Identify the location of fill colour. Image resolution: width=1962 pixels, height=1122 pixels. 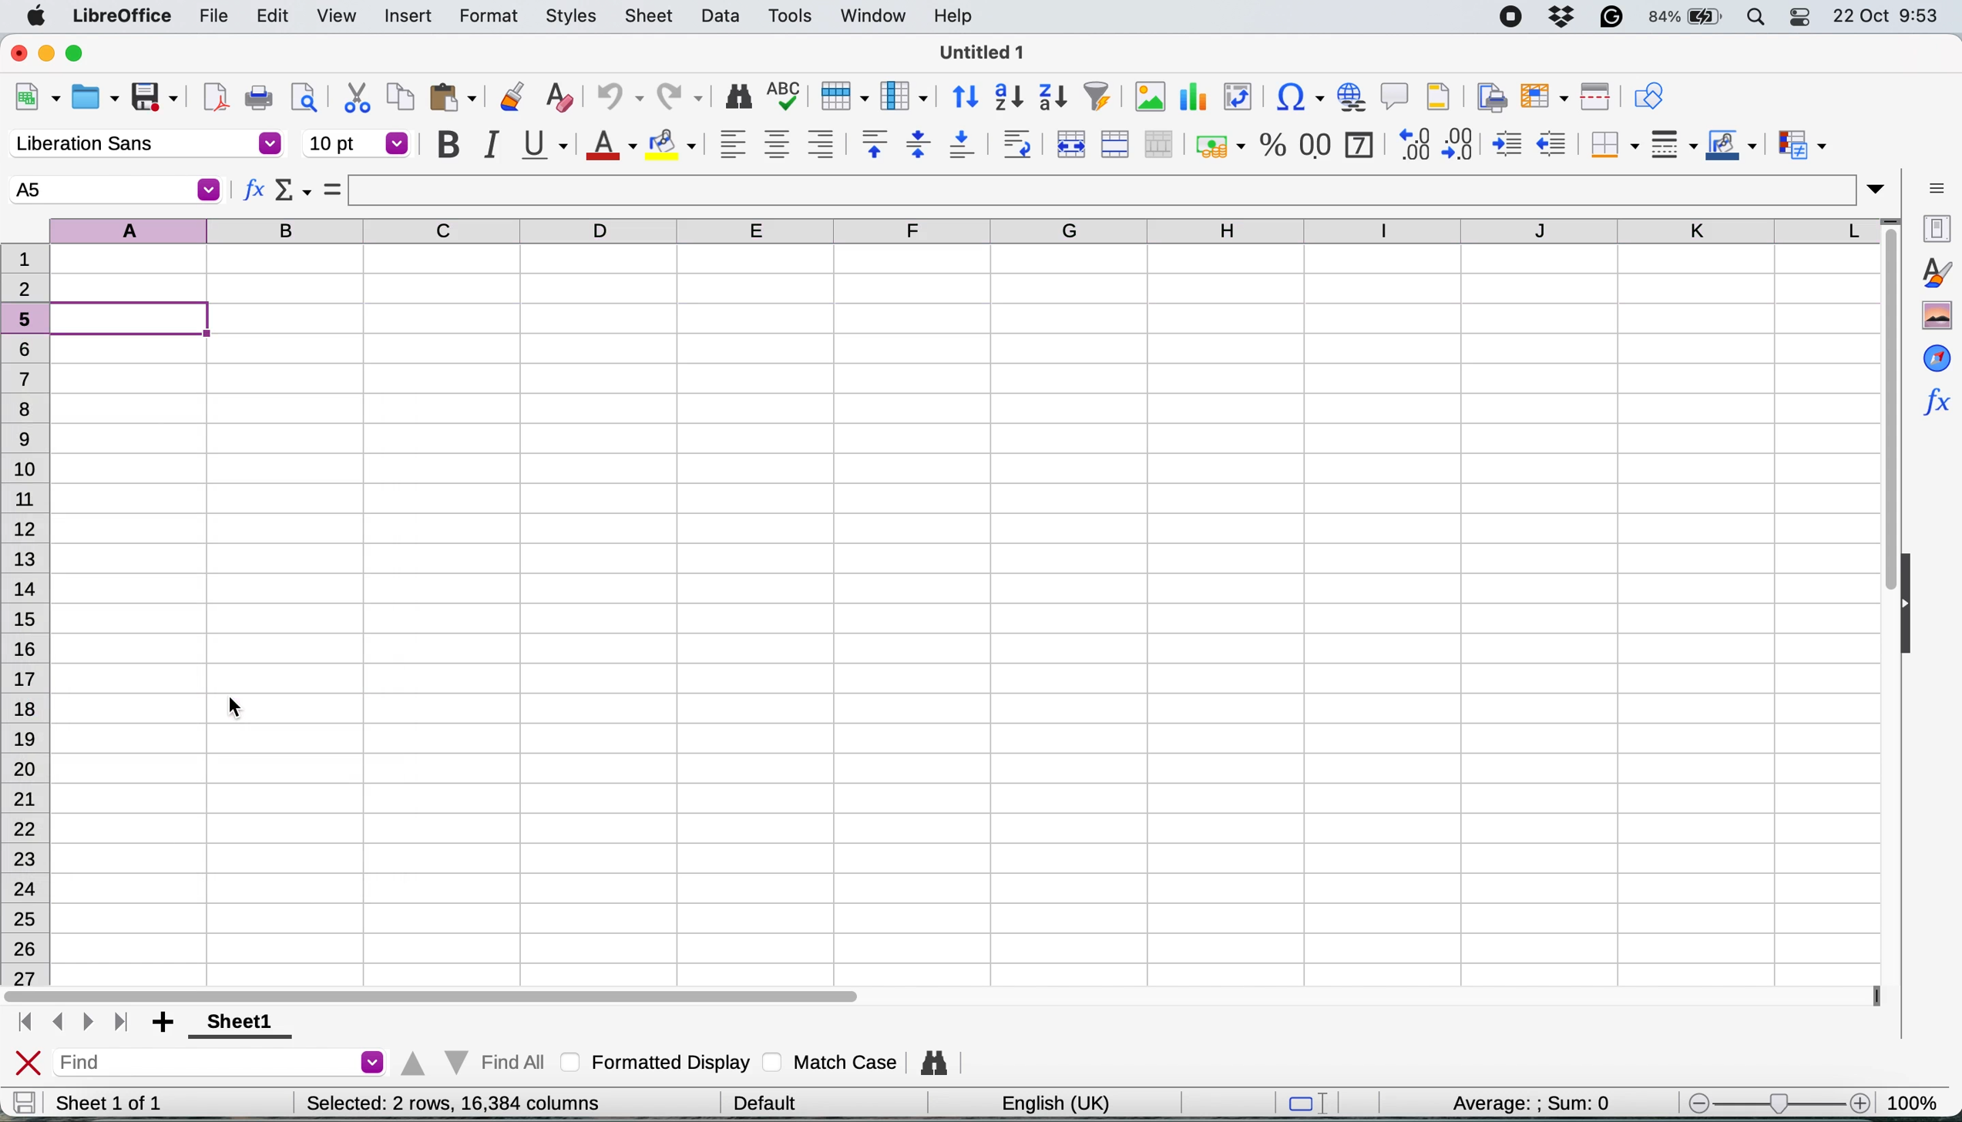
(675, 145).